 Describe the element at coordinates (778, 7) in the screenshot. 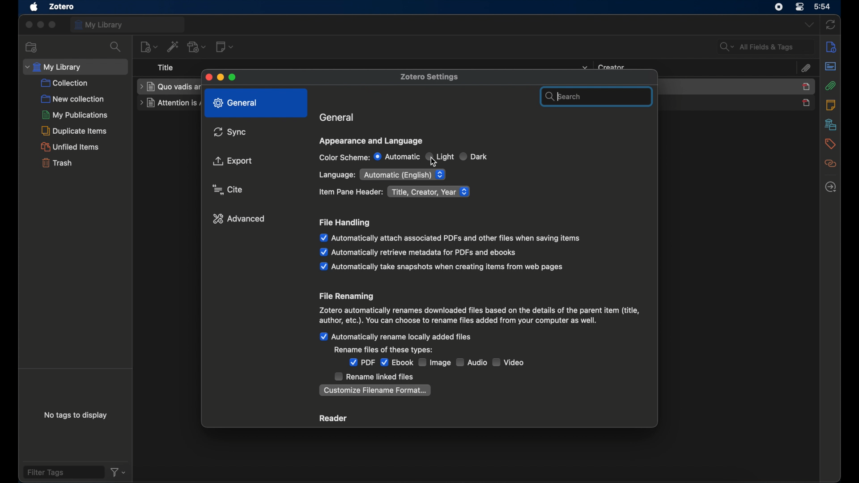

I see `control center` at that location.